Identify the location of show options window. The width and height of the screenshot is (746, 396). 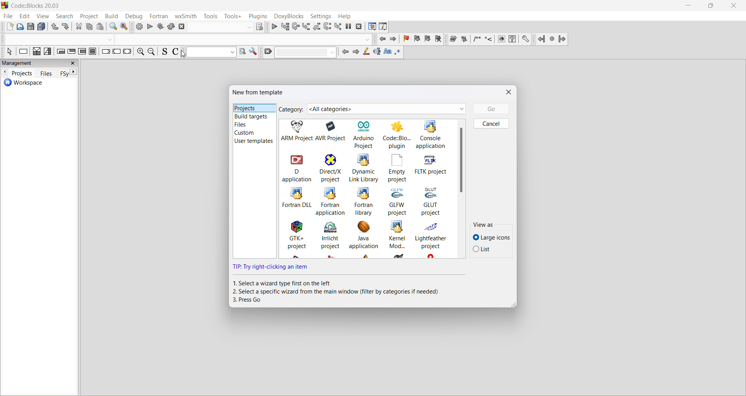
(253, 52).